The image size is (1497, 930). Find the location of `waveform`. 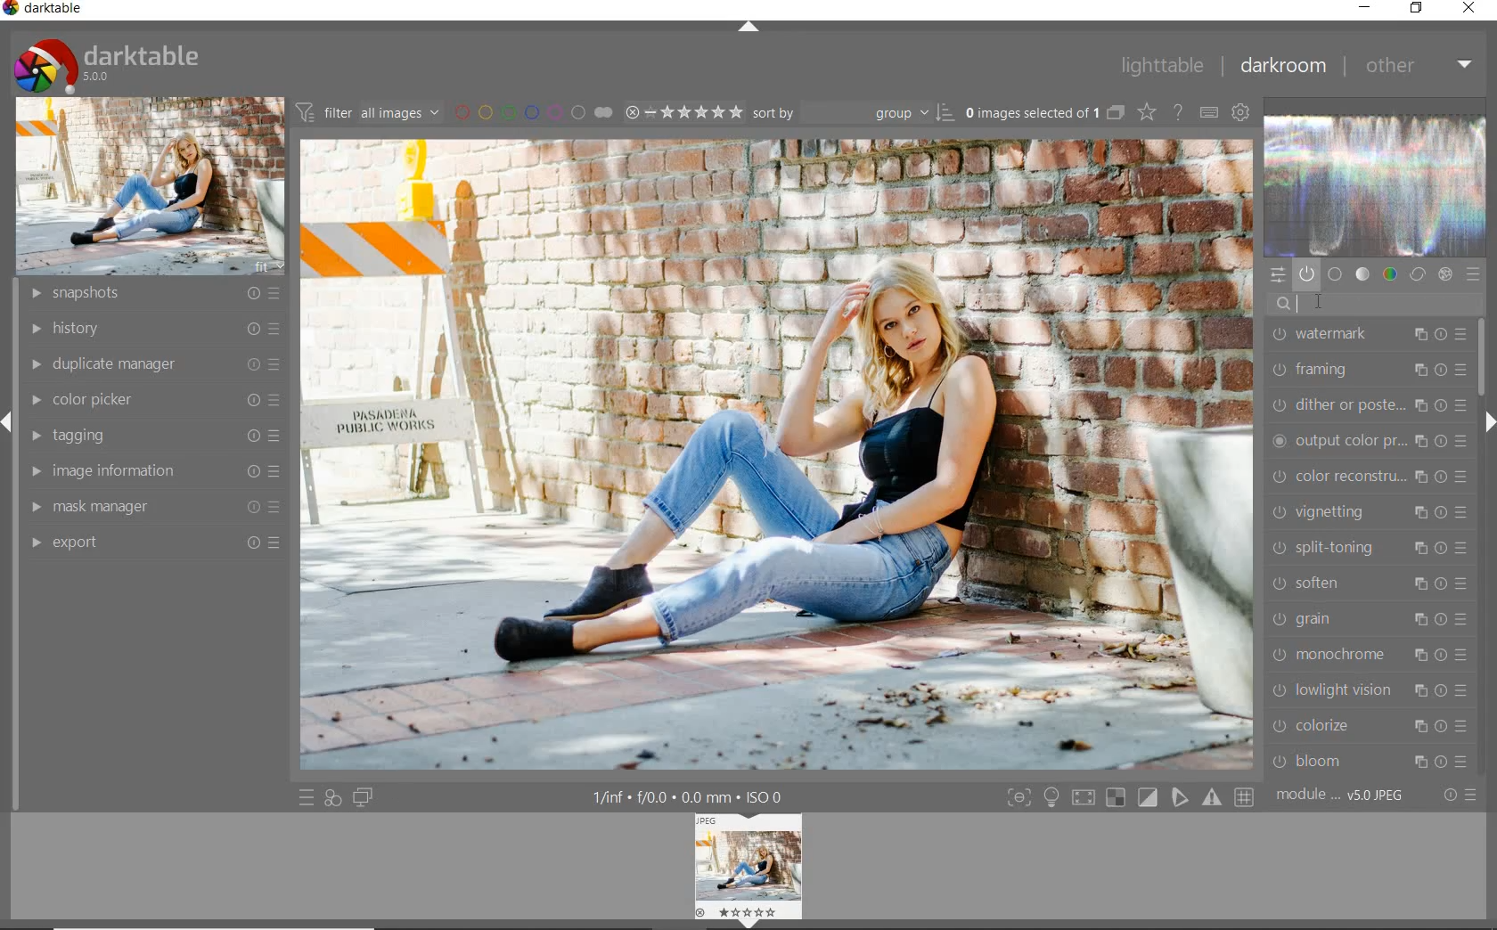

waveform is located at coordinates (1377, 184).